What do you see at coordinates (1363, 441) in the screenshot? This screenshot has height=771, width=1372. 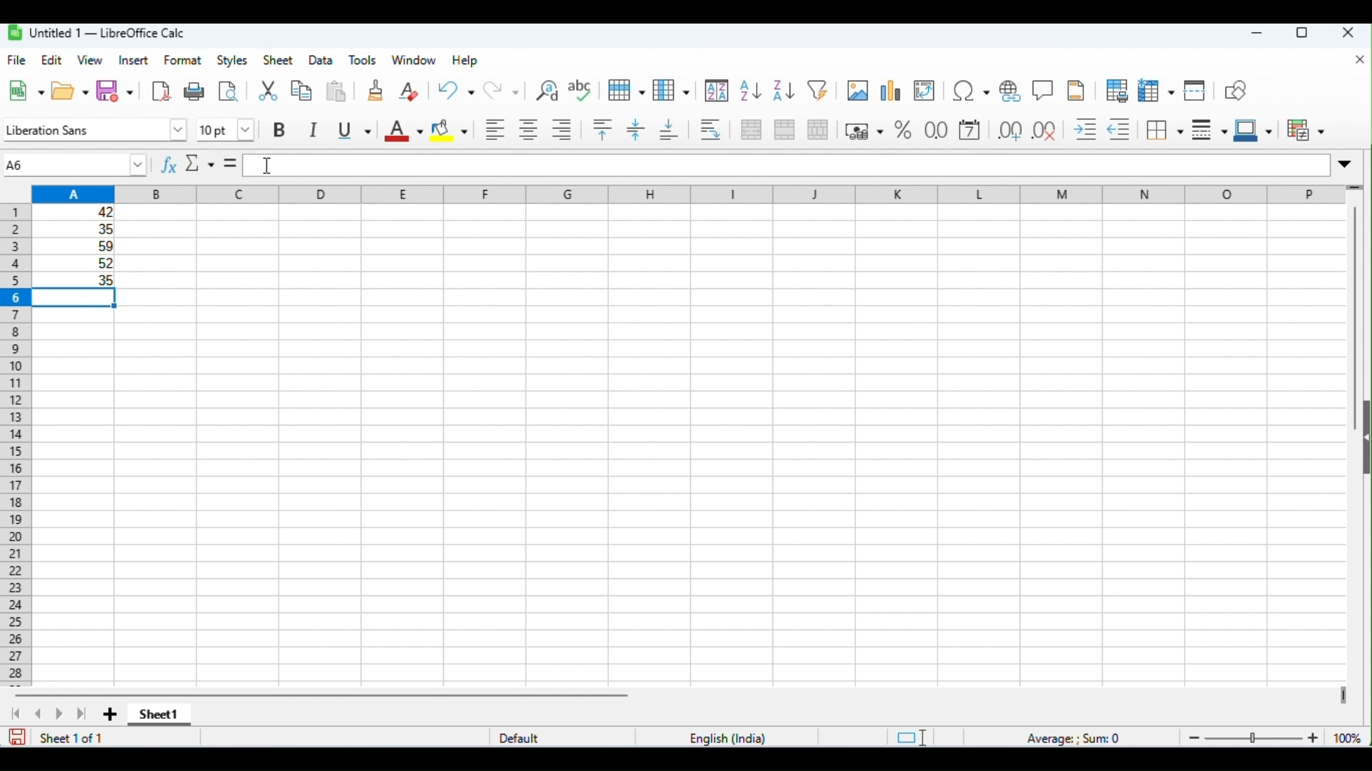 I see `open or close side bar` at bounding box center [1363, 441].